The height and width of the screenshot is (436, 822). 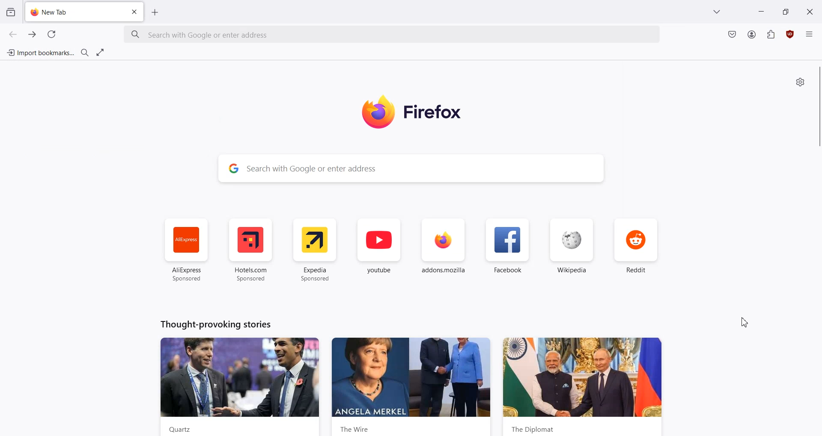 I want to click on Account, so click(x=751, y=35).